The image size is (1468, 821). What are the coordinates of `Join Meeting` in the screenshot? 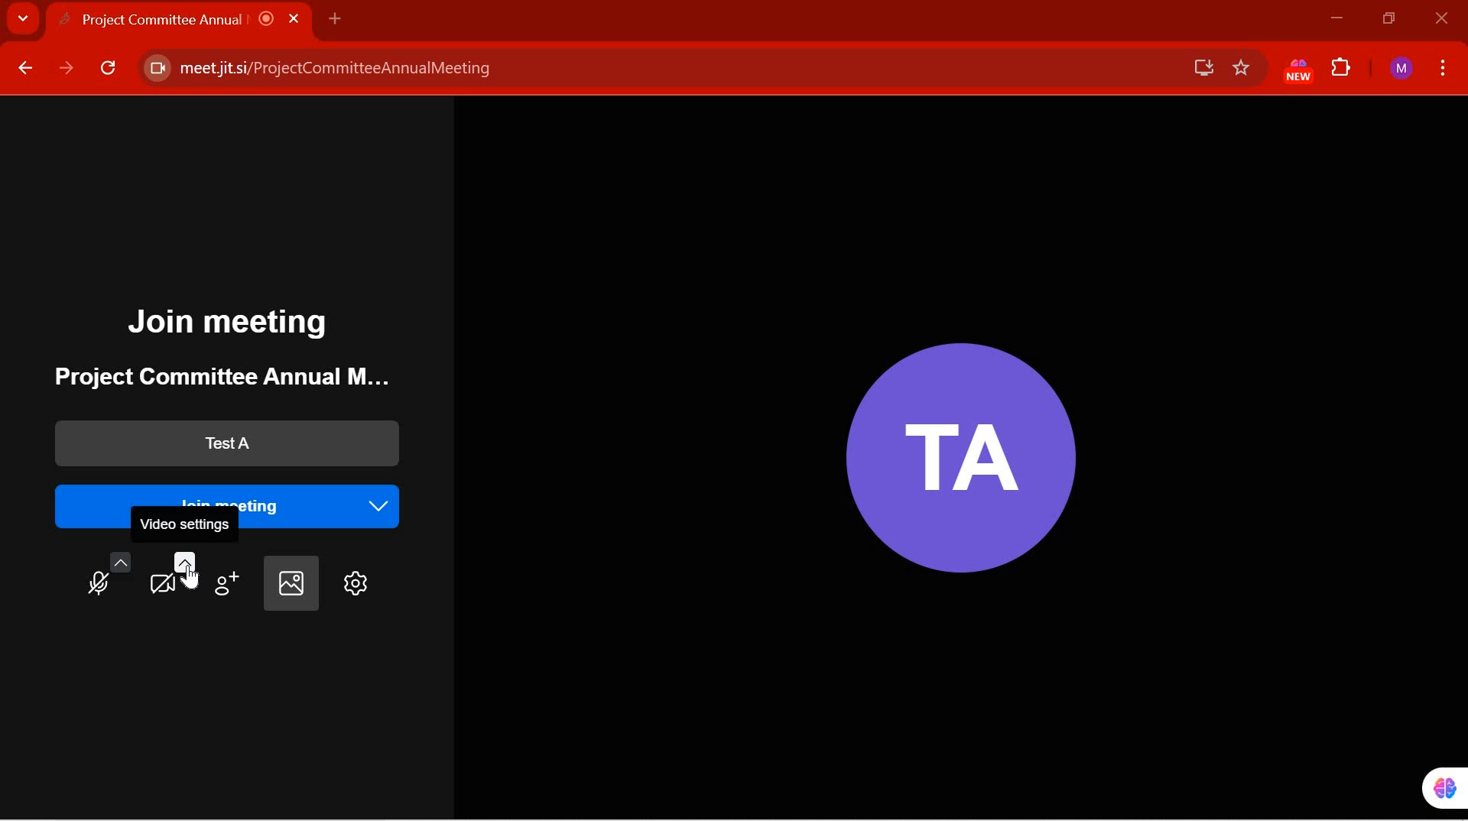 It's located at (233, 323).